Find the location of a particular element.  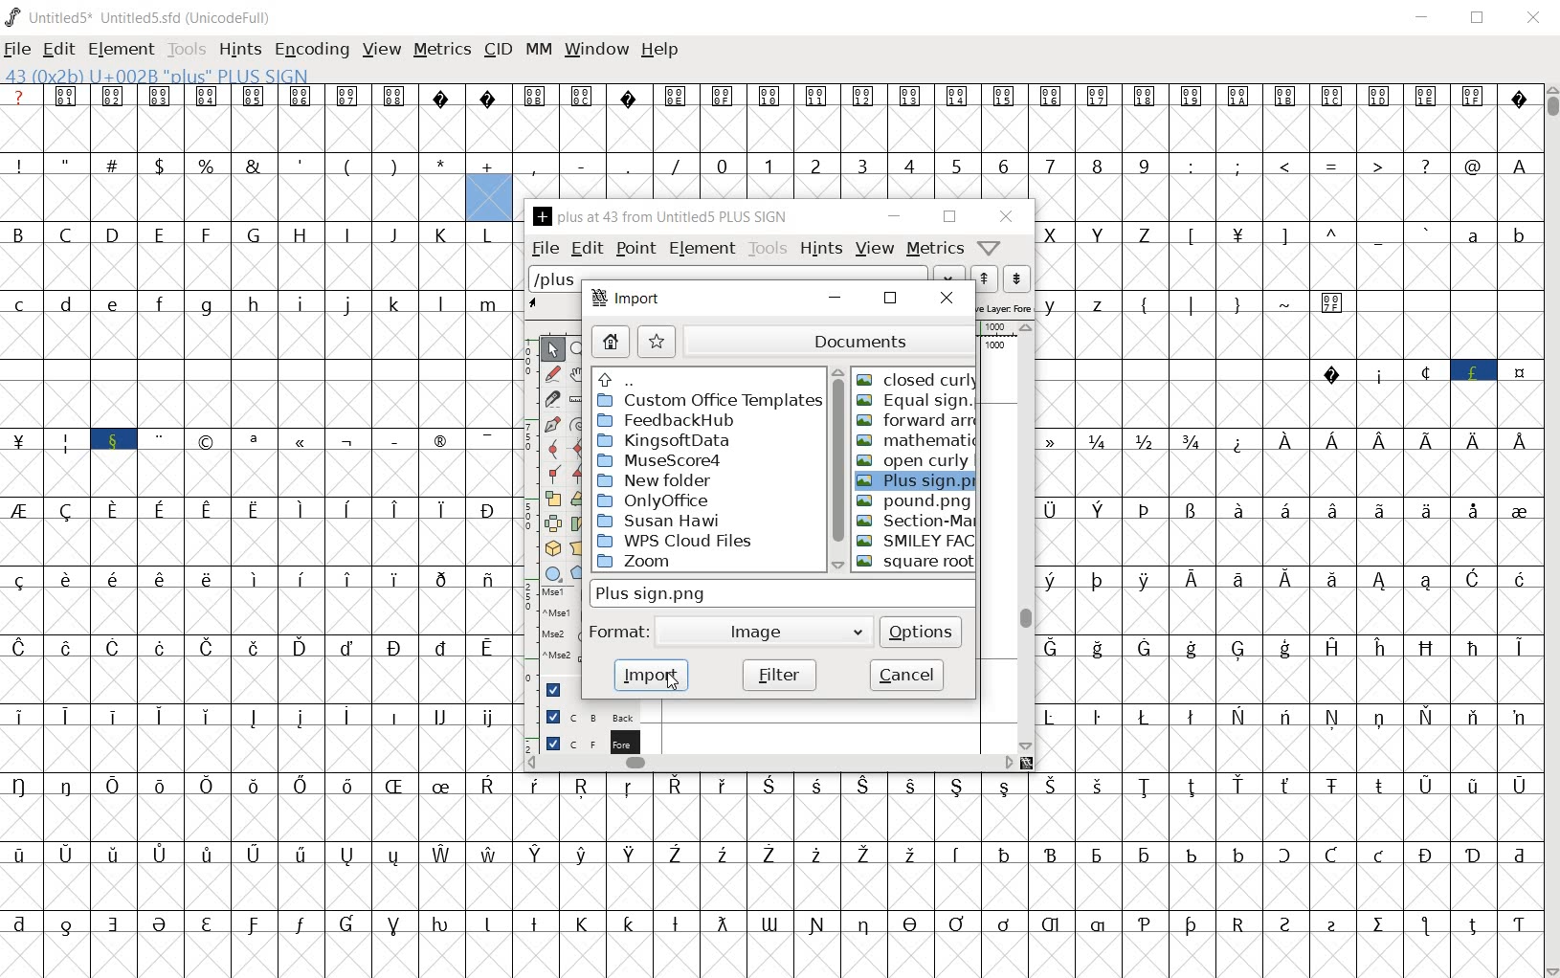

cid is located at coordinates (498, 47).